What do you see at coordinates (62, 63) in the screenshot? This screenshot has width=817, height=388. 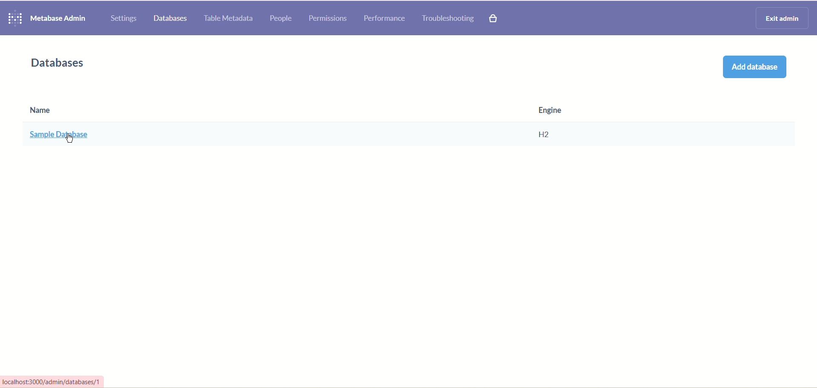 I see `databases` at bounding box center [62, 63].